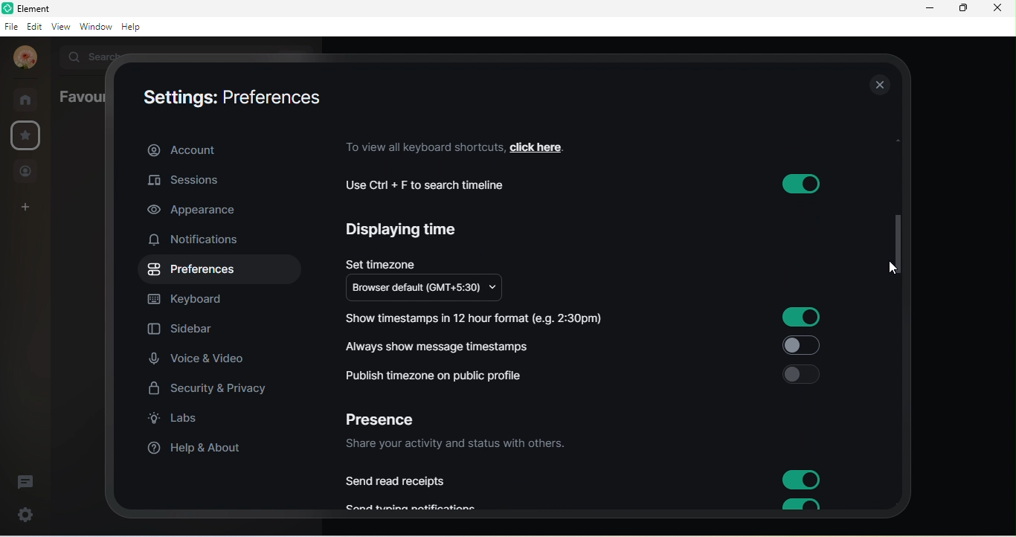  What do you see at coordinates (388, 416) in the screenshot?
I see `presence` at bounding box center [388, 416].